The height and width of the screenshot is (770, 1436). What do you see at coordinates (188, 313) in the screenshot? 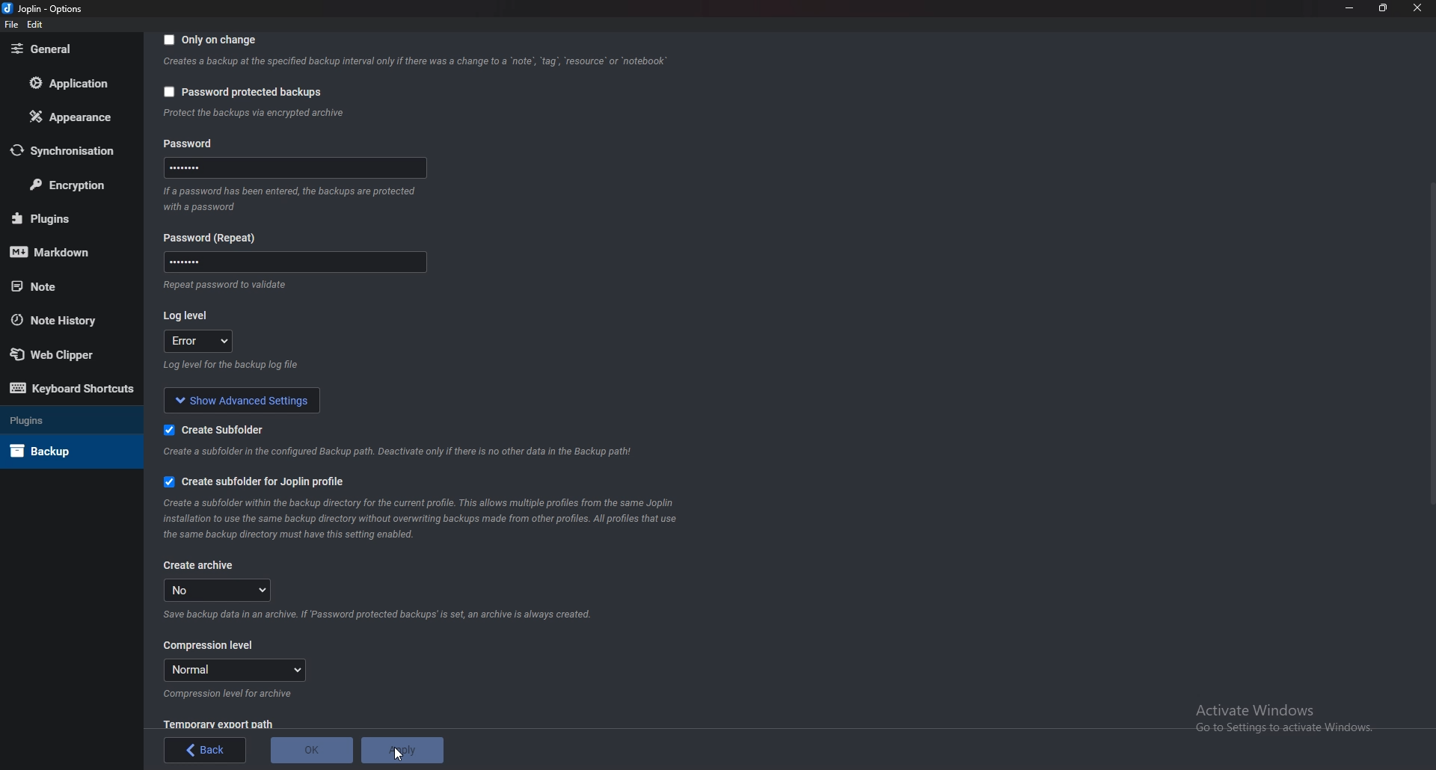
I see `Log level` at bounding box center [188, 313].